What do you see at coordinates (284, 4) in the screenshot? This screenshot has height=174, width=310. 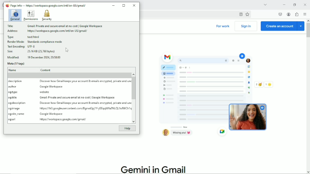 I see `Minimize` at bounding box center [284, 4].